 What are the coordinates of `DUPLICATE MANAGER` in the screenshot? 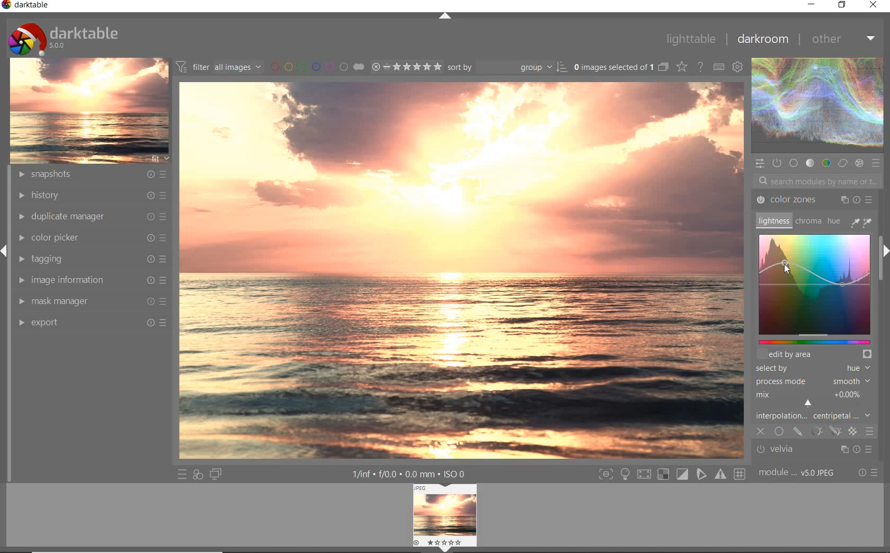 It's located at (90, 215).